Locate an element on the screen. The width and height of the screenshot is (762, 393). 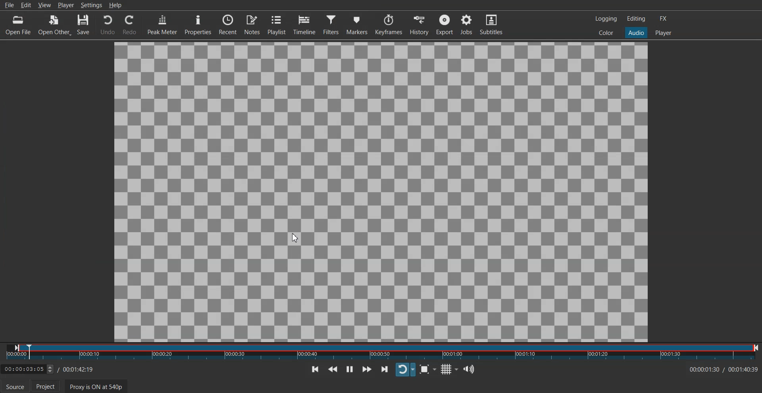
Project is located at coordinates (48, 386).